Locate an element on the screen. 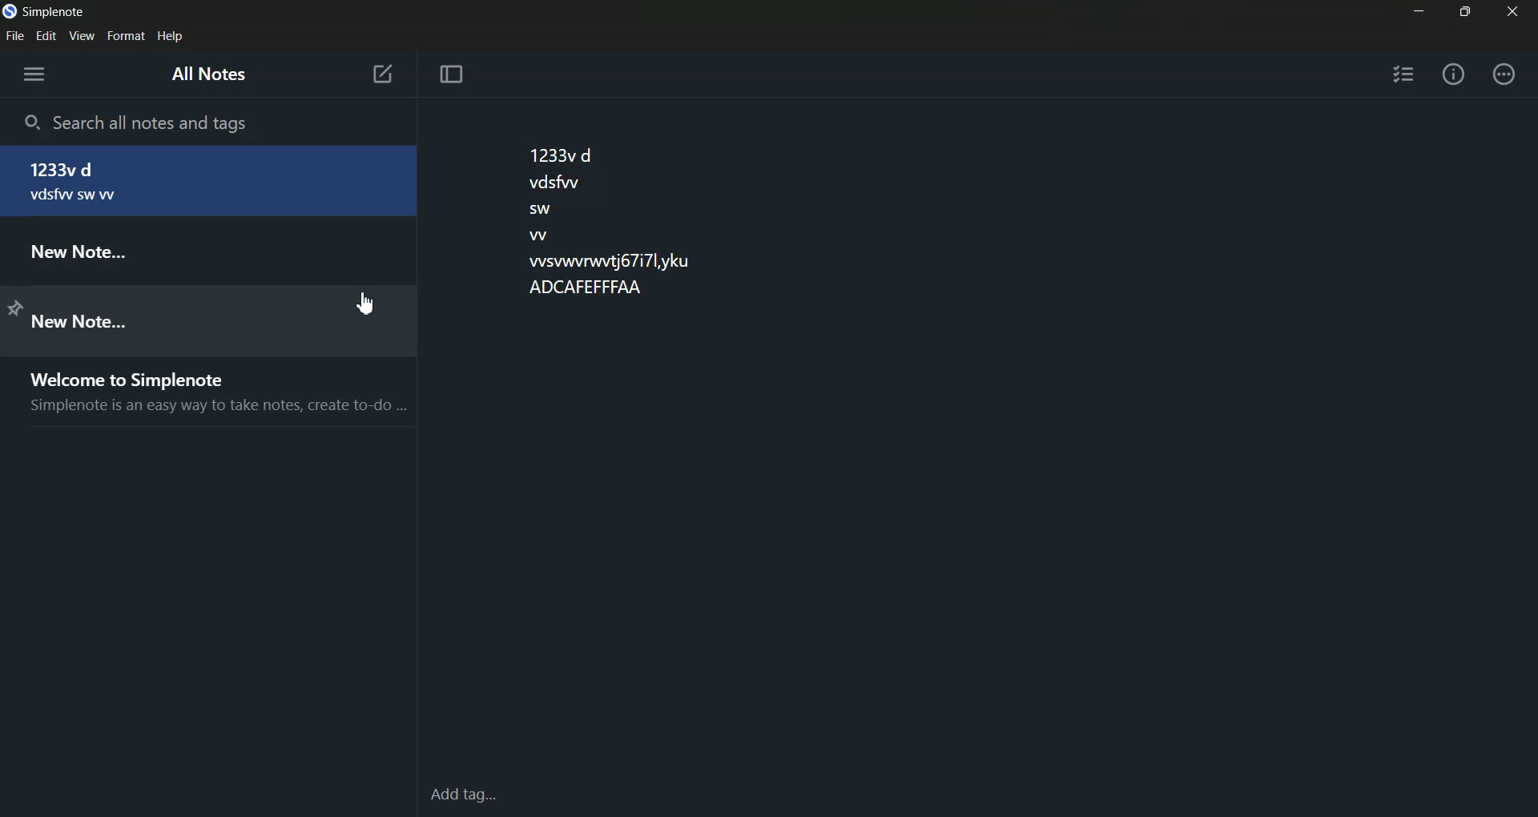  Note File is located at coordinates (207, 391).